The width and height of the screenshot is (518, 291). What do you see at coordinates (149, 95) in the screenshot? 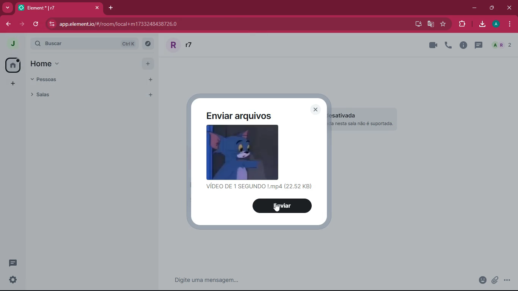
I see `add roon` at bounding box center [149, 95].